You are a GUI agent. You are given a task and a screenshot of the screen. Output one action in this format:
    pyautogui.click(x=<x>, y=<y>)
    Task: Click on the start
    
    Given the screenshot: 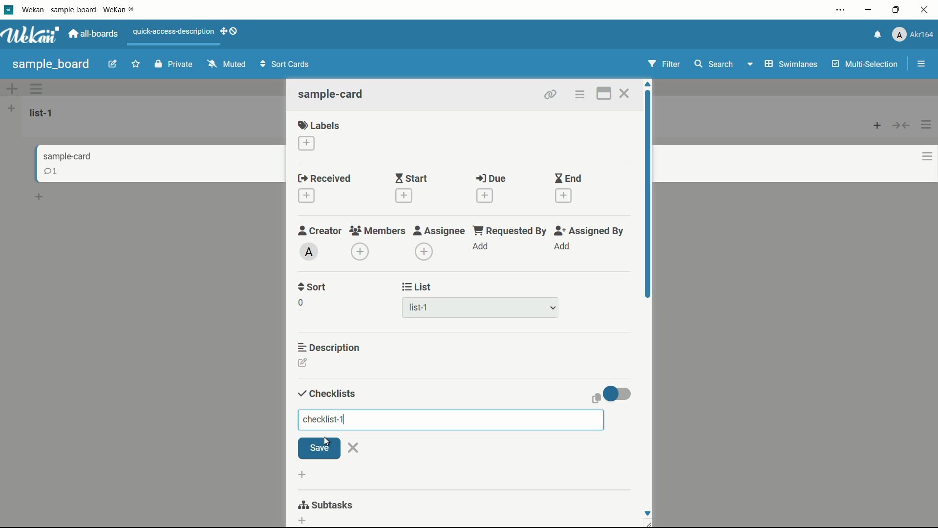 What is the action you would take?
    pyautogui.click(x=412, y=178)
    